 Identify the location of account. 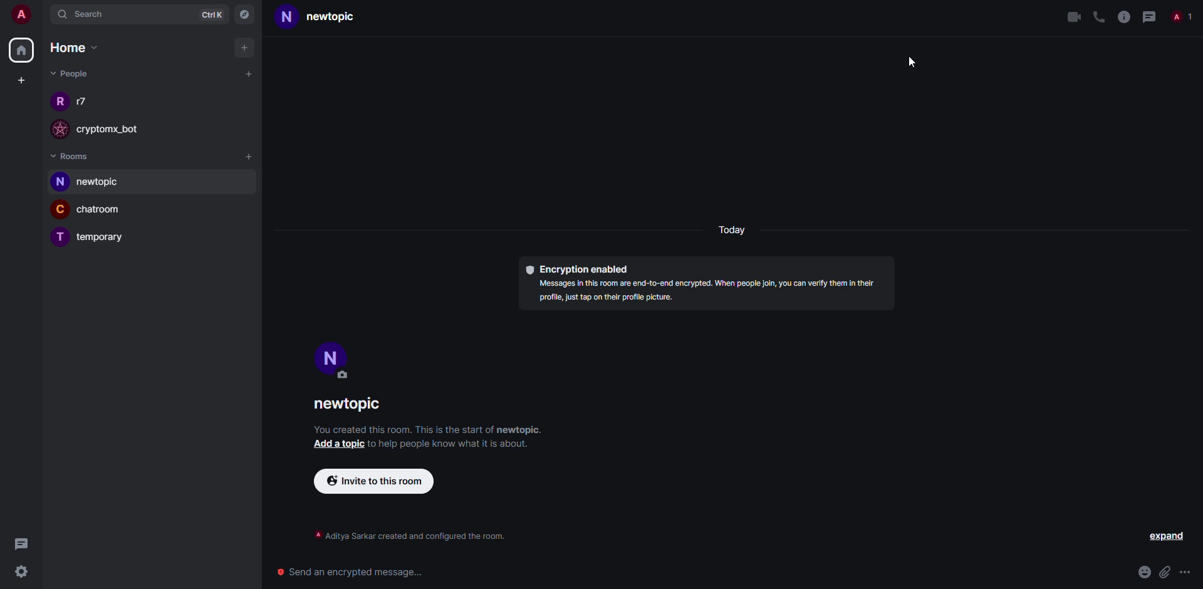
(25, 16).